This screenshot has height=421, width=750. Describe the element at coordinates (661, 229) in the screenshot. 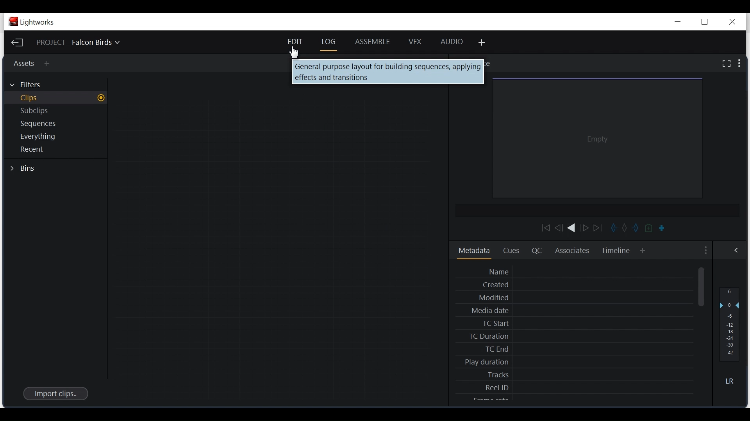

I see `Scrub bar` at that location.